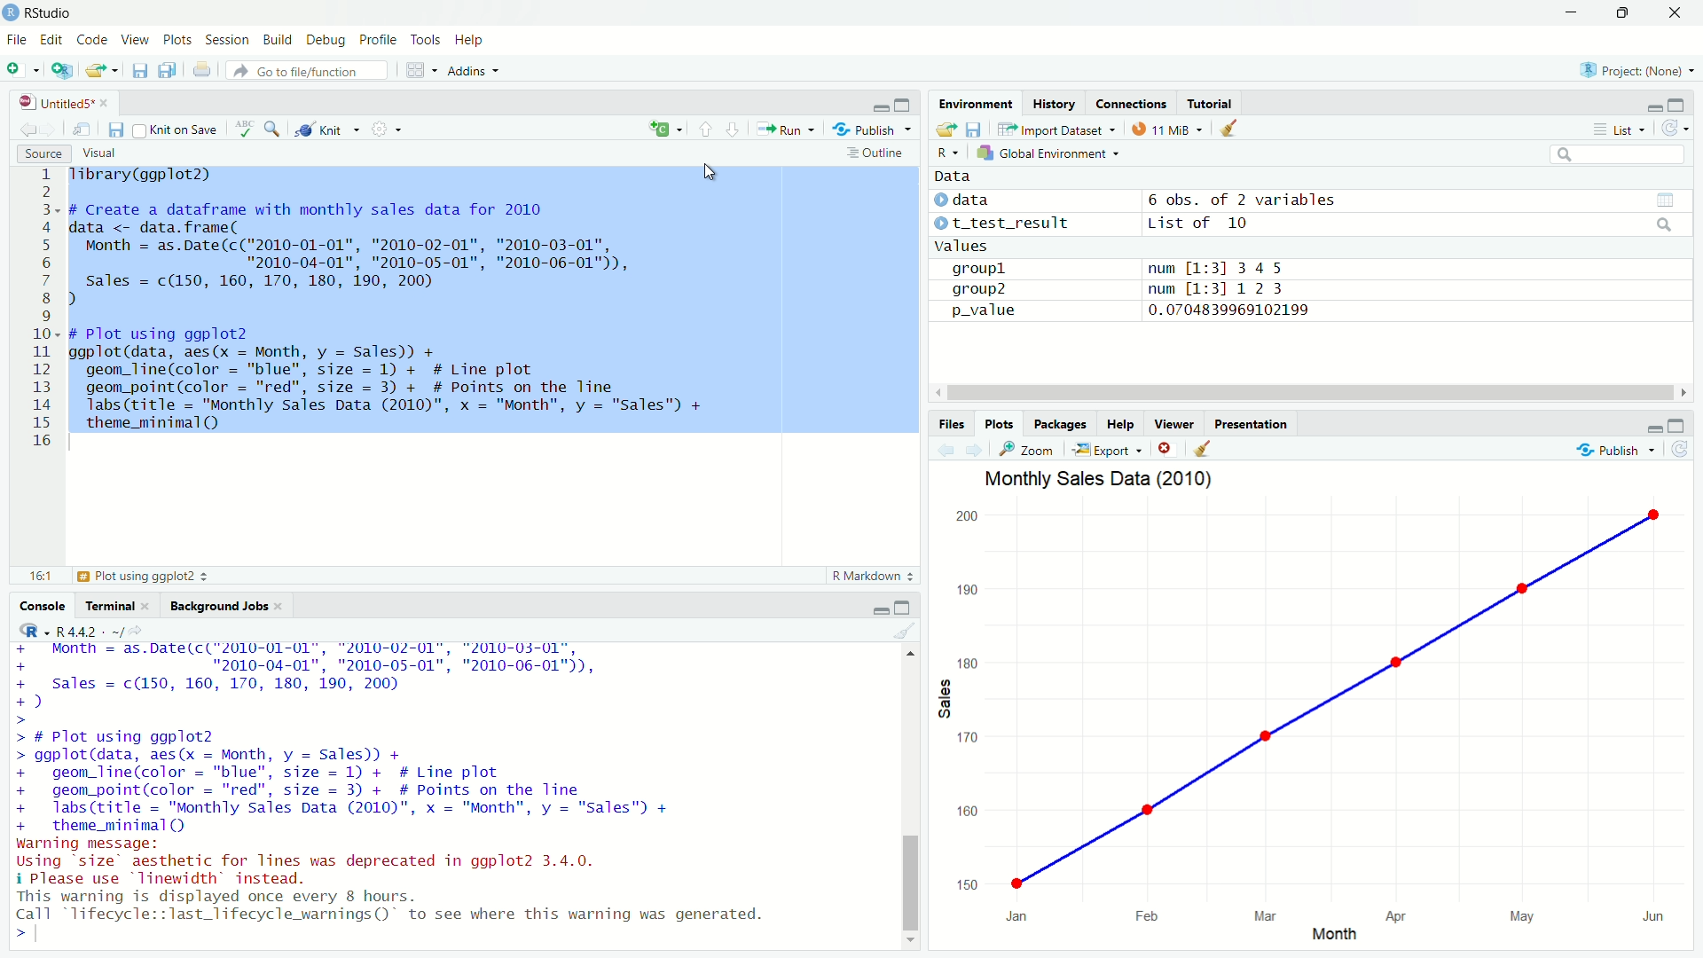 This screenshot has width=1703, height=958. I want to click on refresh the workspace, so click(1676, 130).